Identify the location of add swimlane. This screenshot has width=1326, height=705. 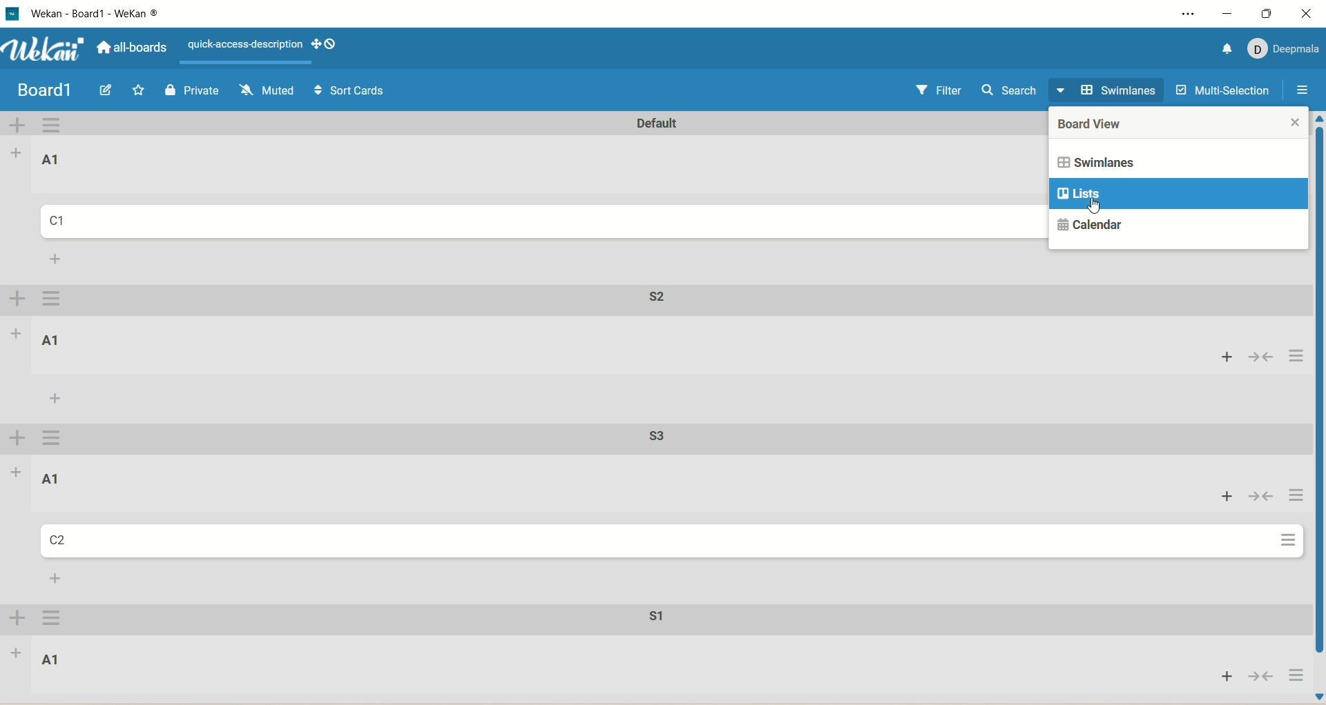
(16, 301).